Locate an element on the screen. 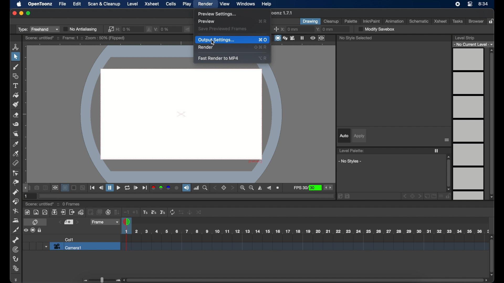 The height and width of the screenshot is (283, 504). pinch tool is located at coordinates (15, 183).